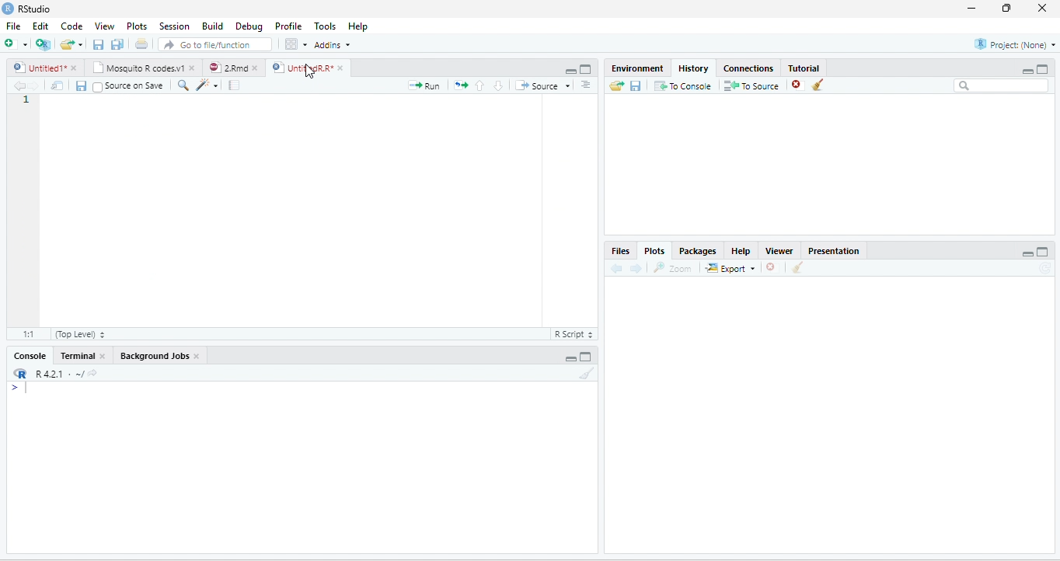  Describe the element at coordinates (215, 44) in the screenshot. I see `Go to file/function` at that location.